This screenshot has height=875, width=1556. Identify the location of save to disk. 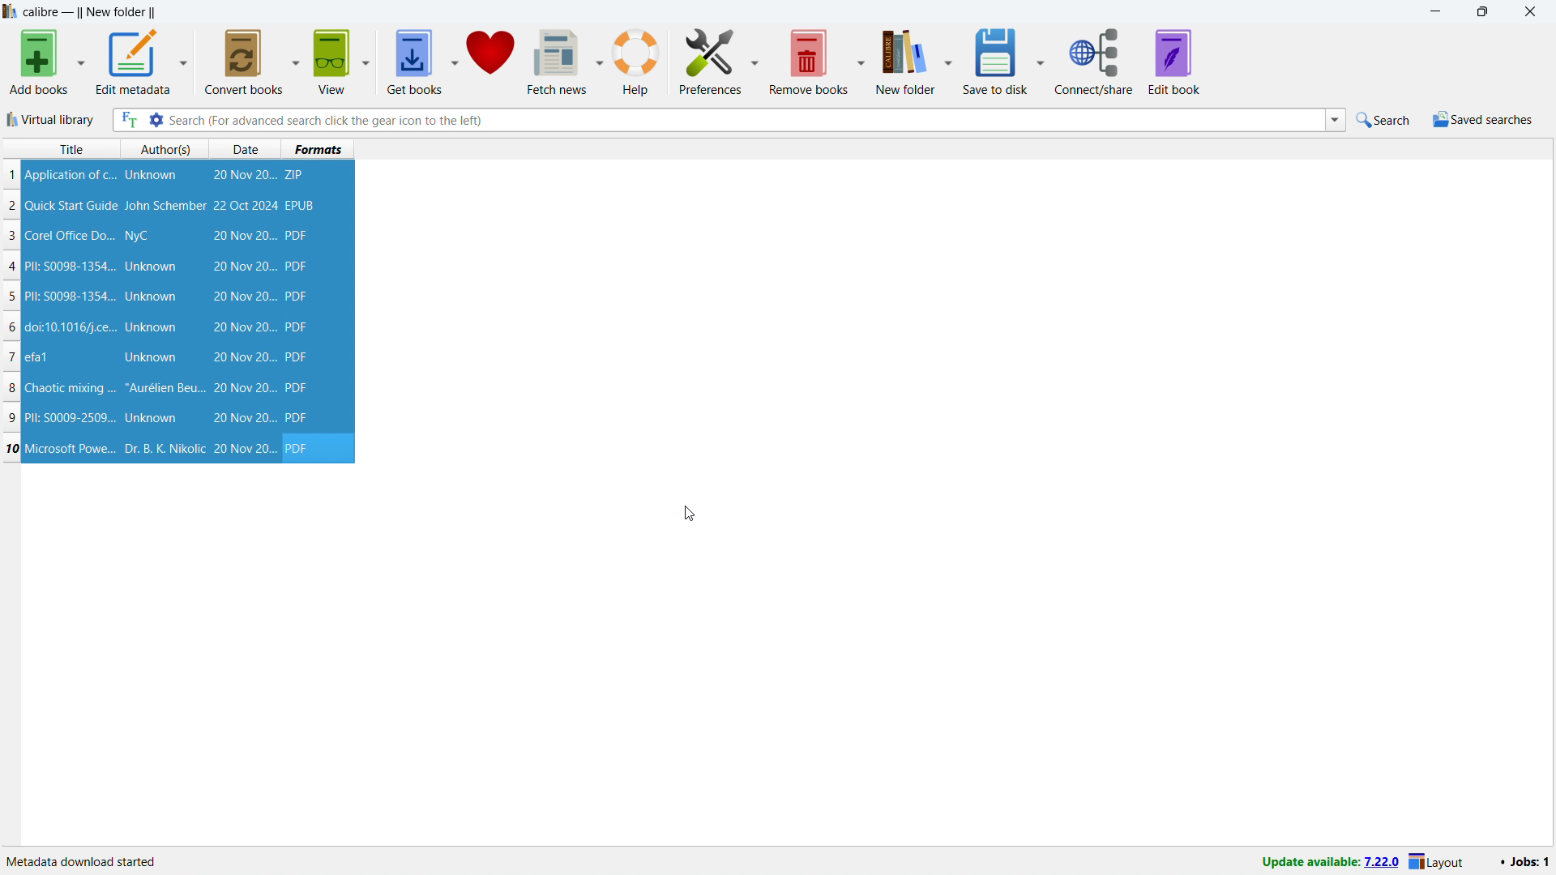
(997, 60).